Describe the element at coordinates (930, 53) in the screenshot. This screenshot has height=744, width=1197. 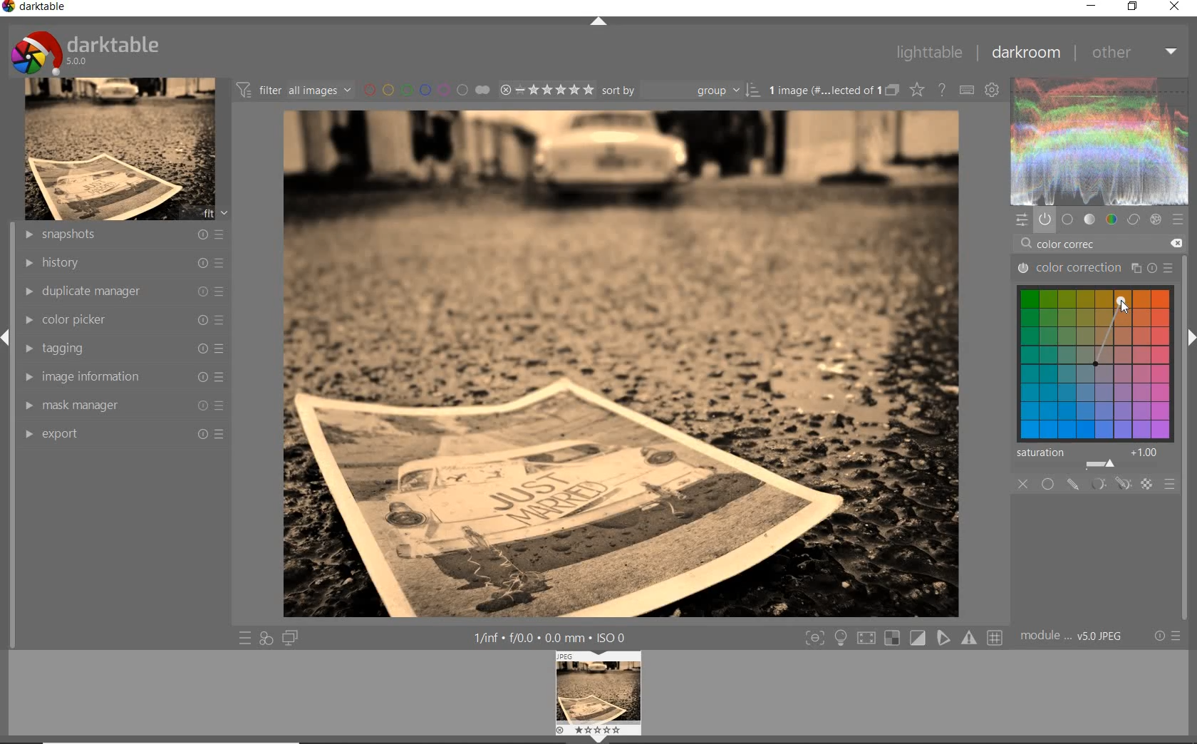
I see `lighttable` at that location.